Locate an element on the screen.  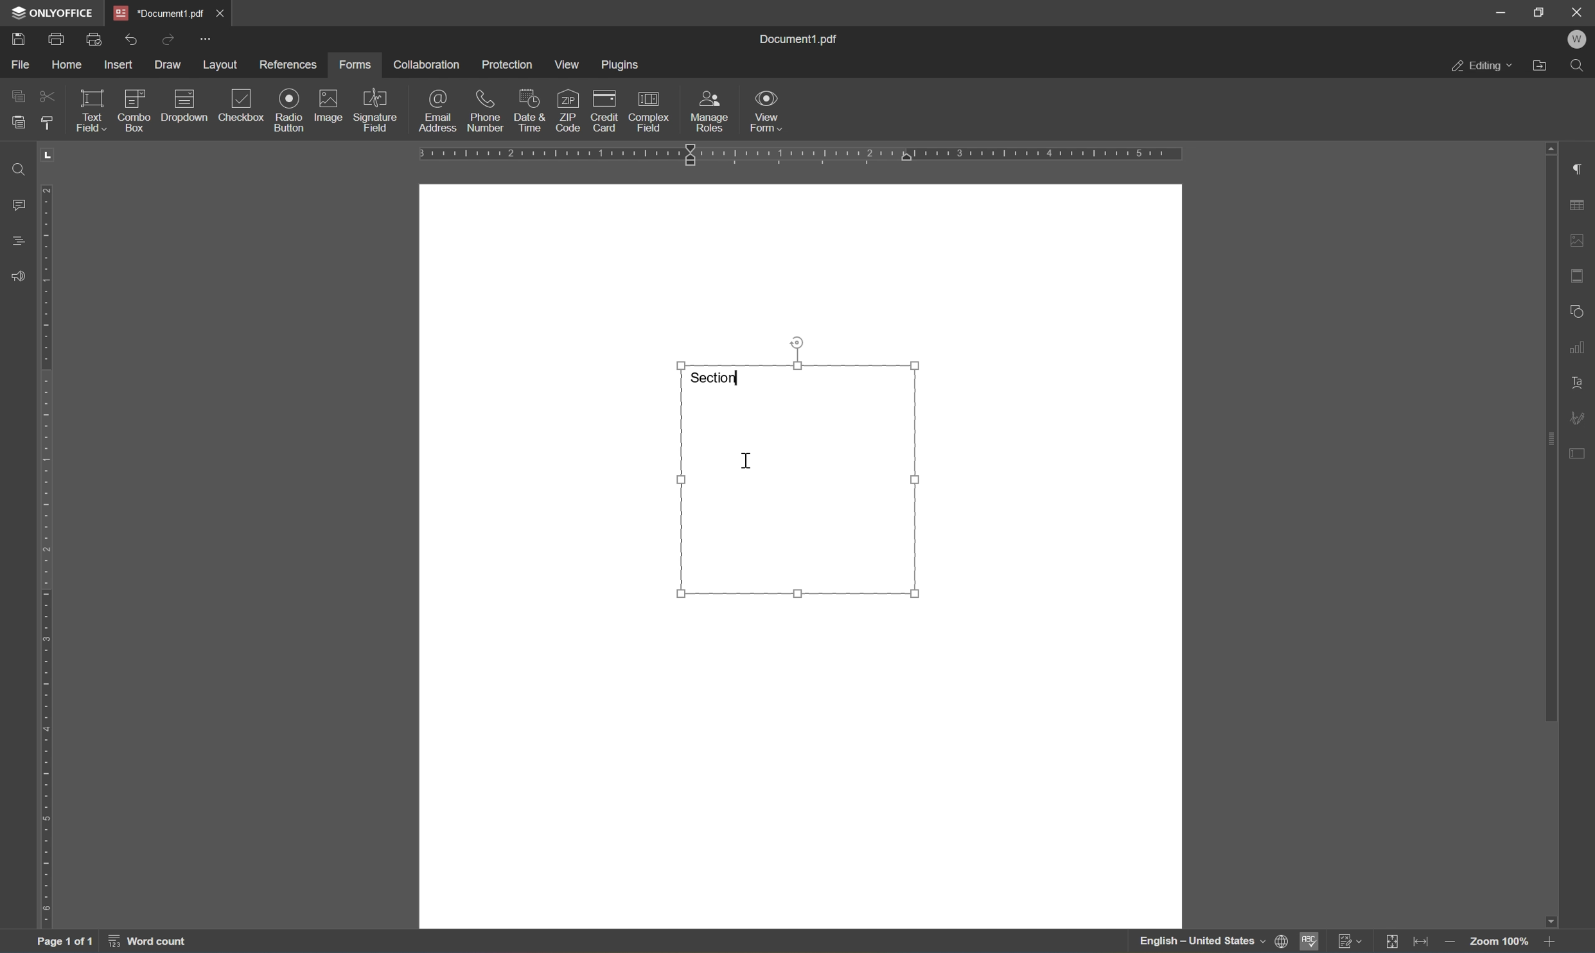
headings is located at coordinates (18, 240).